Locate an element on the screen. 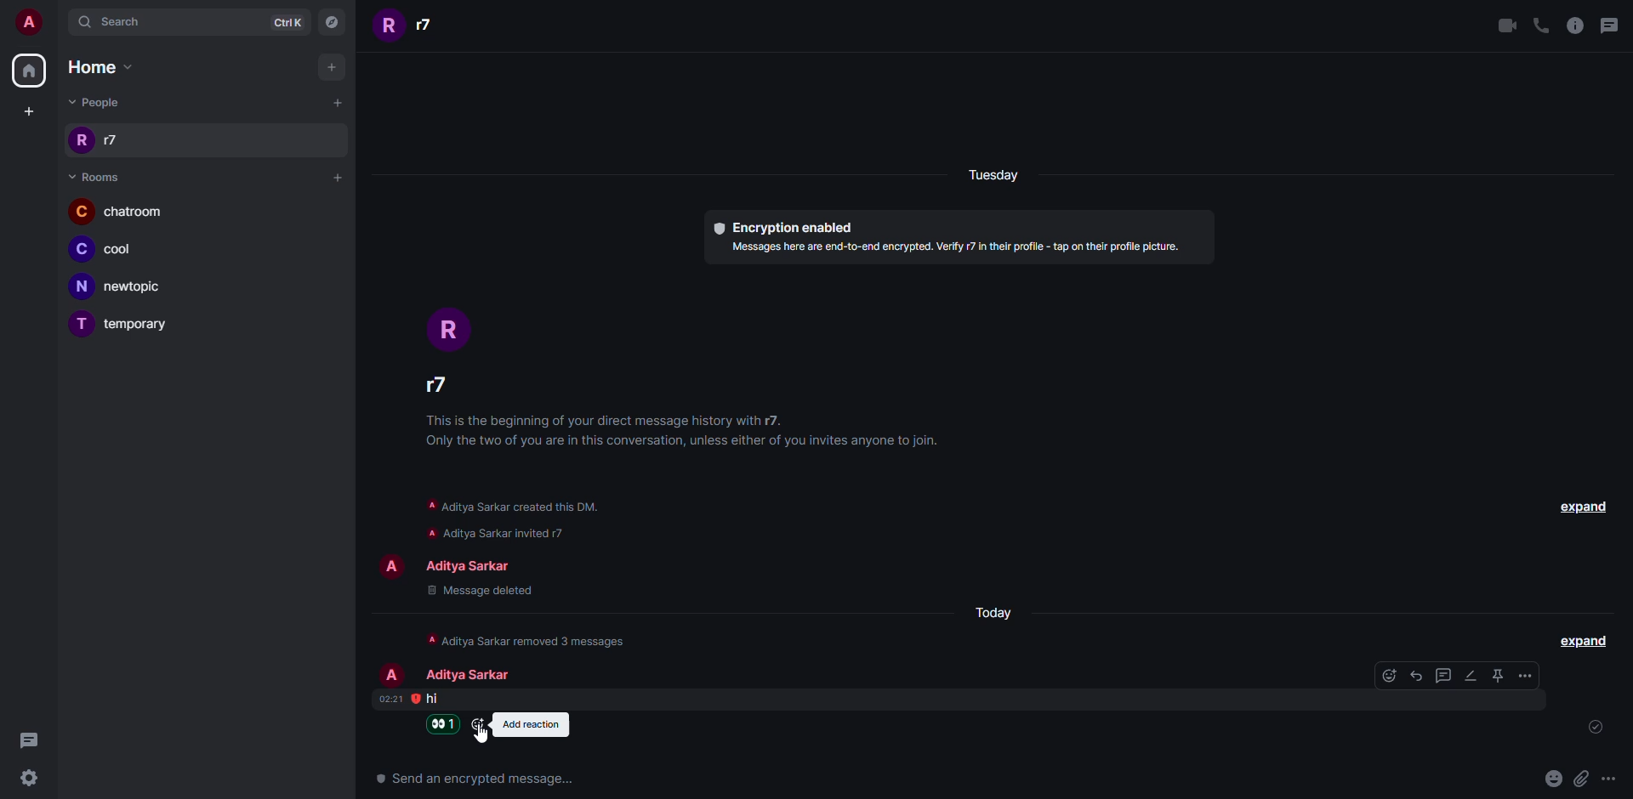  attach is located at coordinates (1579, 779).